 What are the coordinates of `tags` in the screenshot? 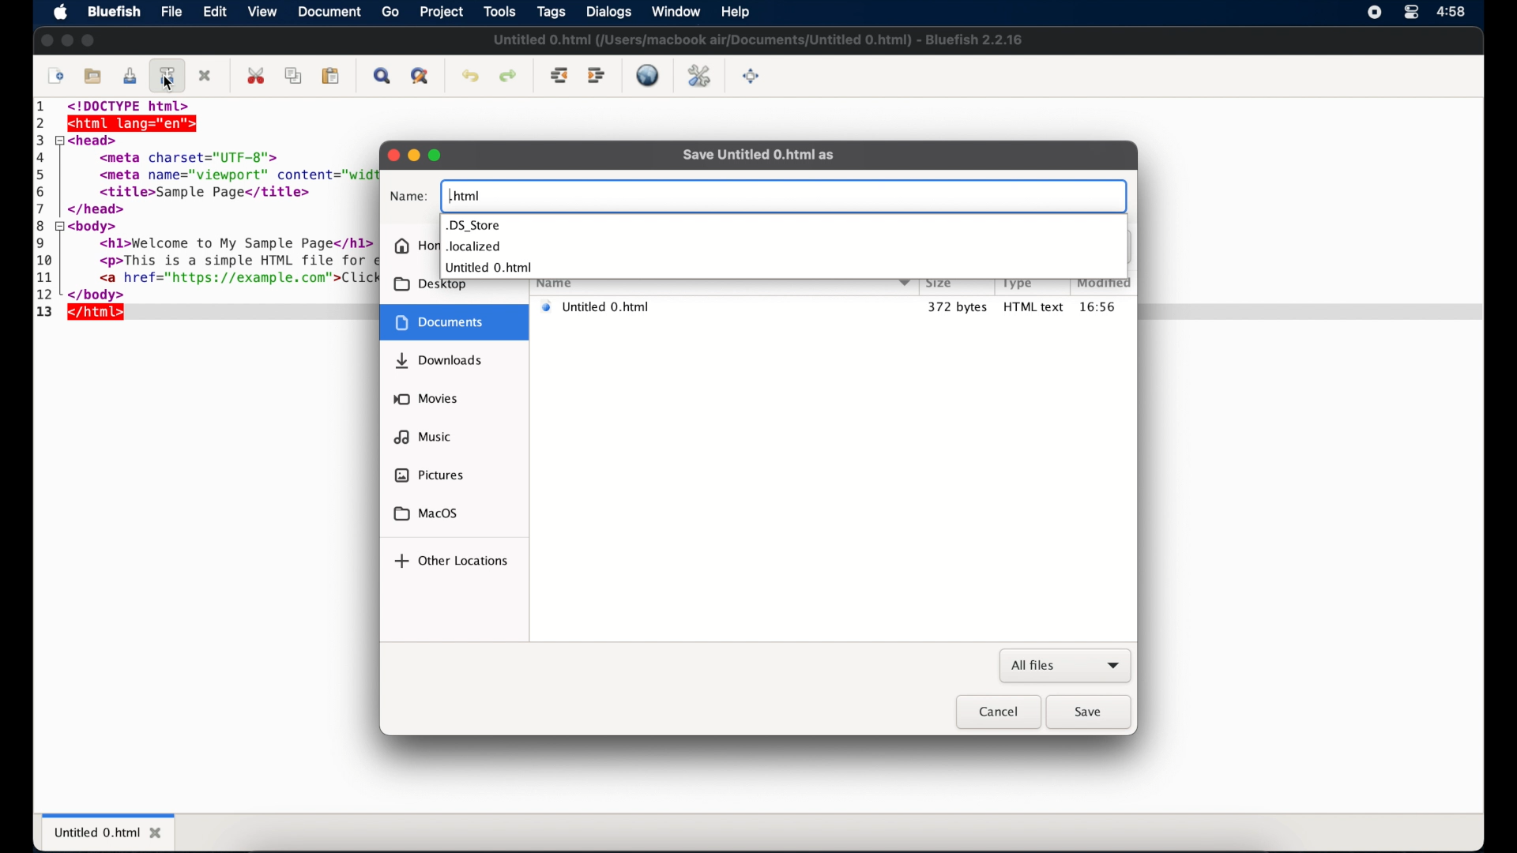 It's located at (552, 13).